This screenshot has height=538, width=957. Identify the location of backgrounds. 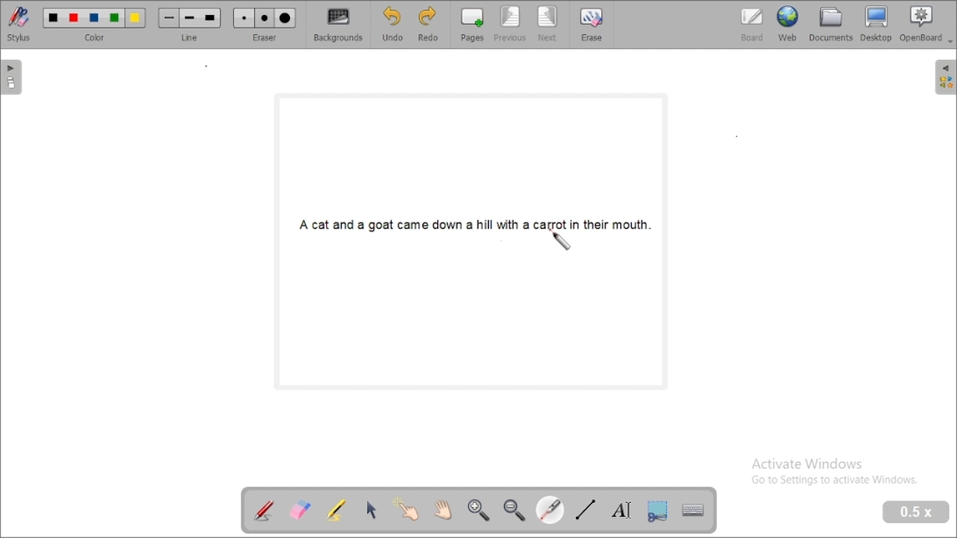
(339, 25).